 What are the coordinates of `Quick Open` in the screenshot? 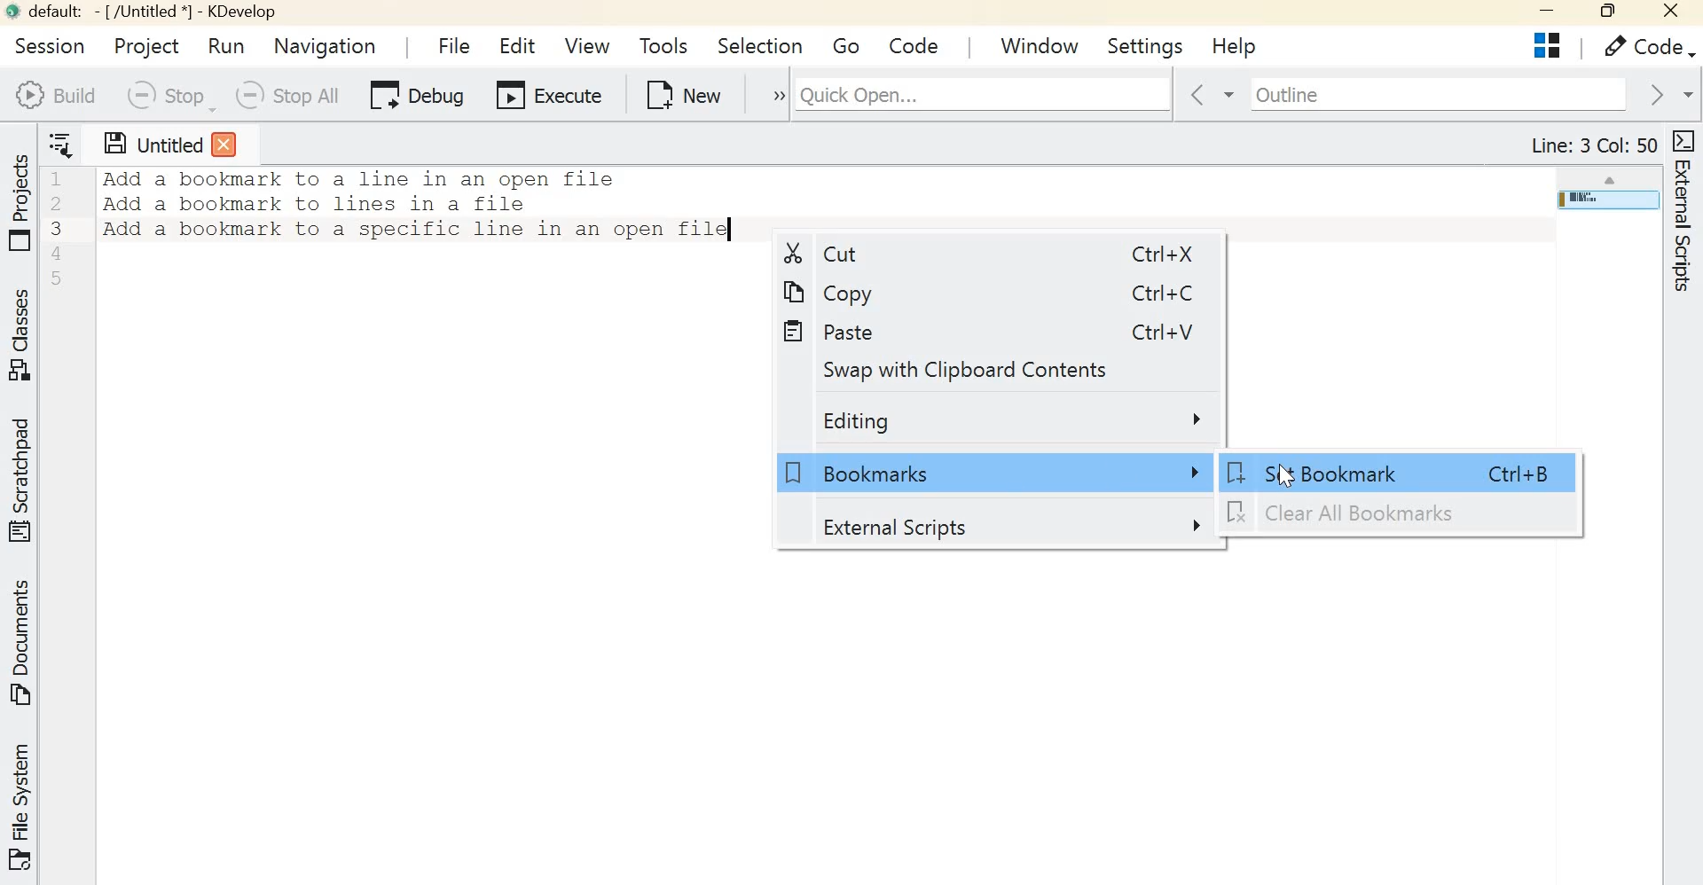 It's located at (982, 91).